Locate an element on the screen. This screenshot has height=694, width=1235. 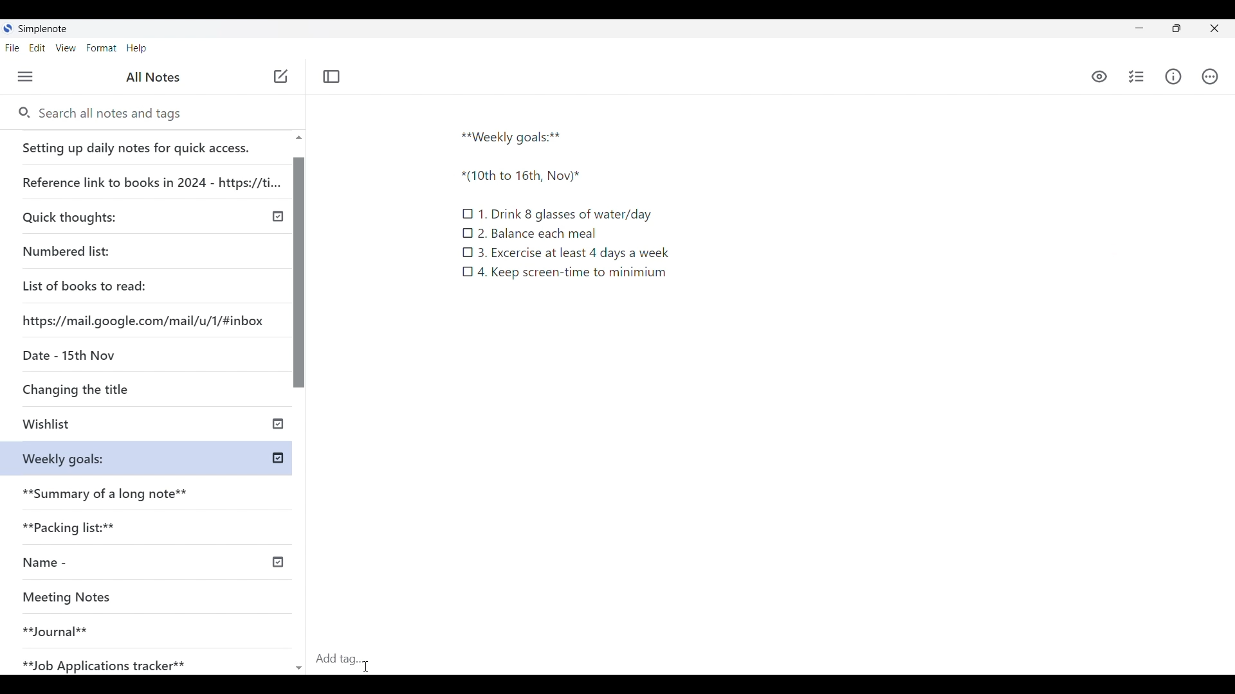
Wishlist is located at coordinates (107, 425).